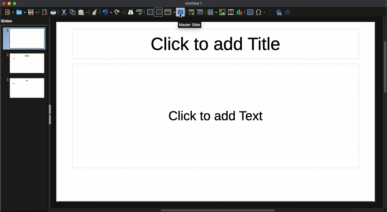 The image size is (387, 212). Describe the element at coordinates (289, 12) in the screenshot. I see `Shapres` at that location.